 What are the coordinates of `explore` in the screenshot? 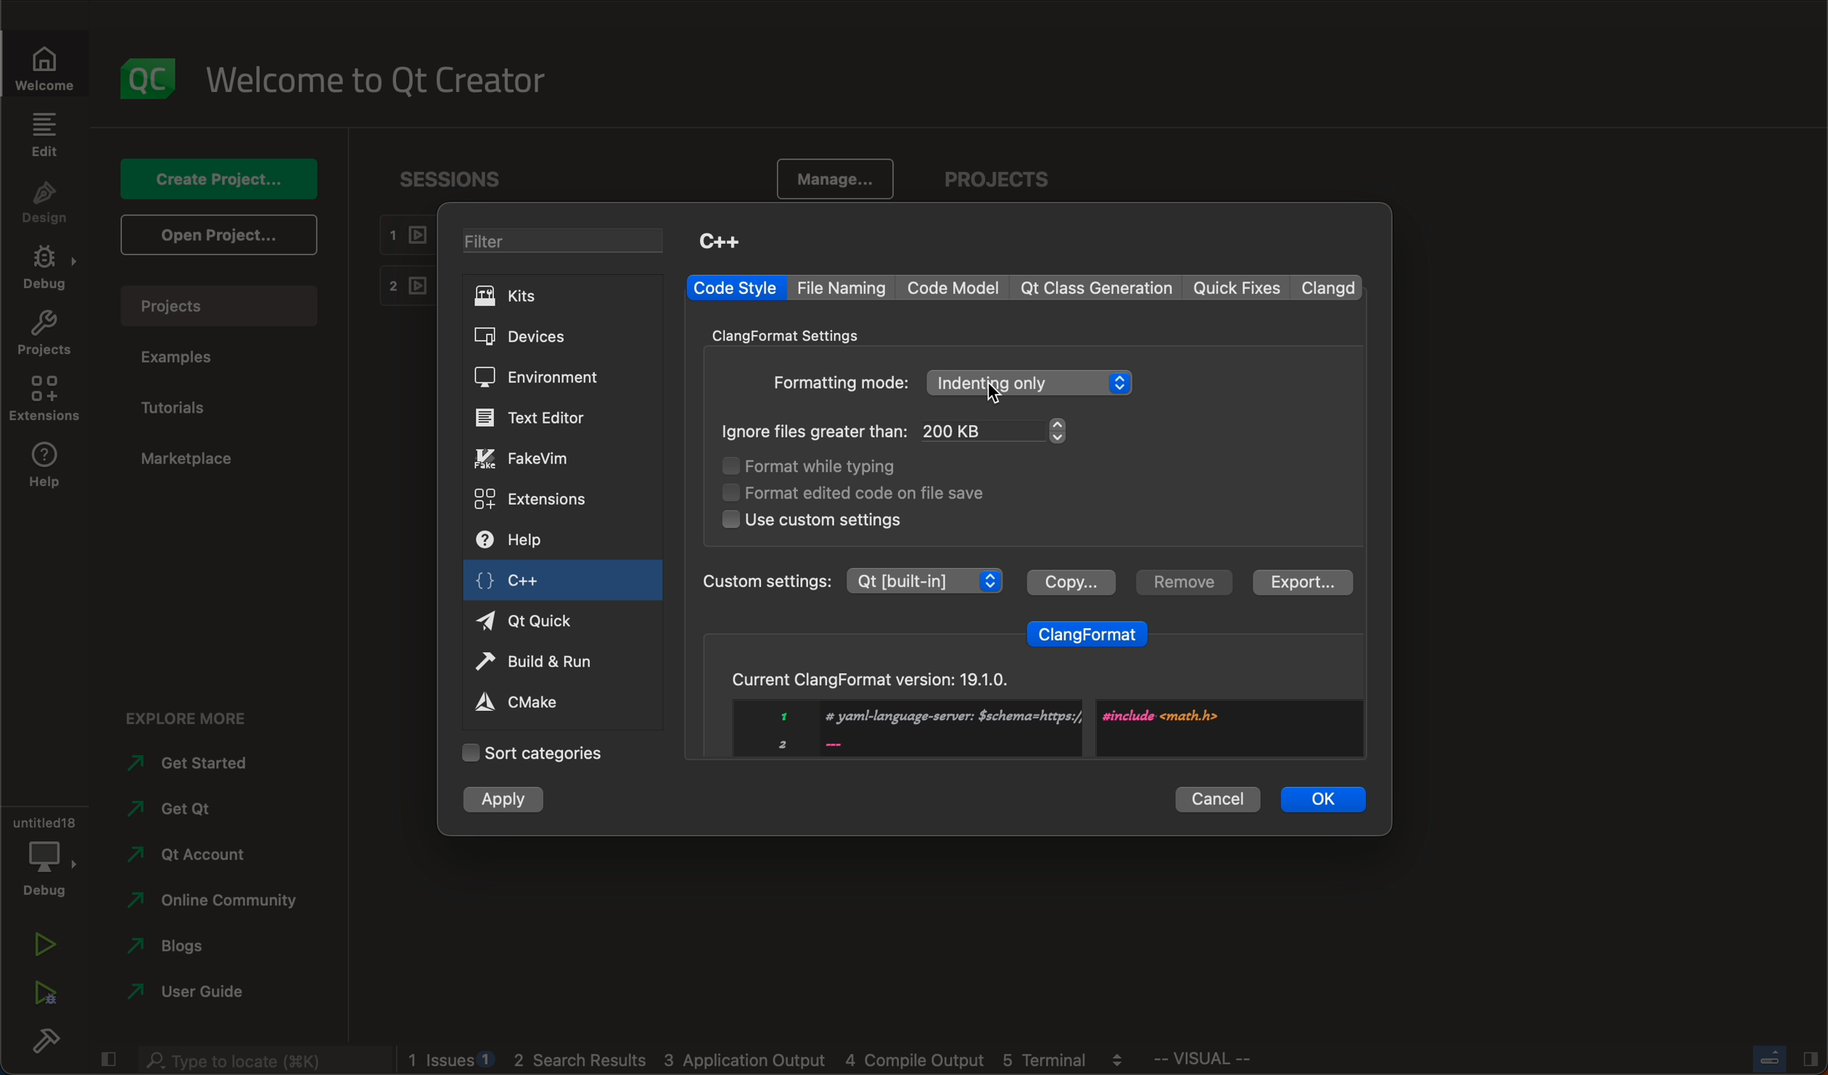 It's located at (198, 714).